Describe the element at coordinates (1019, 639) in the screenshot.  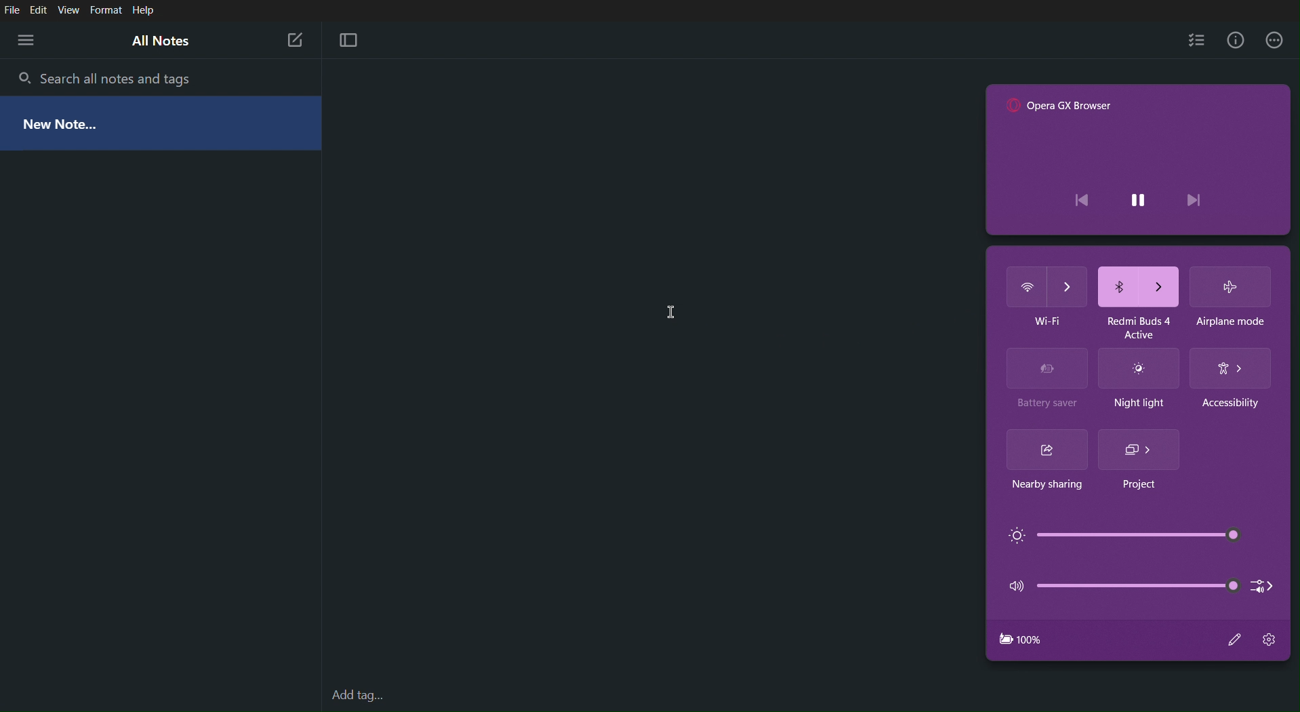
I see `Charging` at that location.